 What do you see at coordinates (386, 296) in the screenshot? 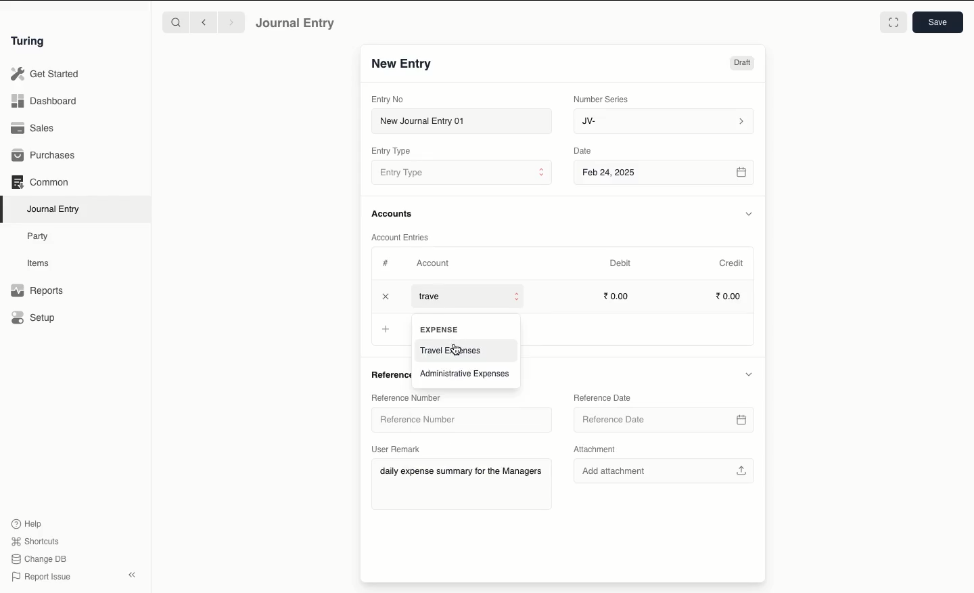
I see `Add` at bounding box center [386, 296].